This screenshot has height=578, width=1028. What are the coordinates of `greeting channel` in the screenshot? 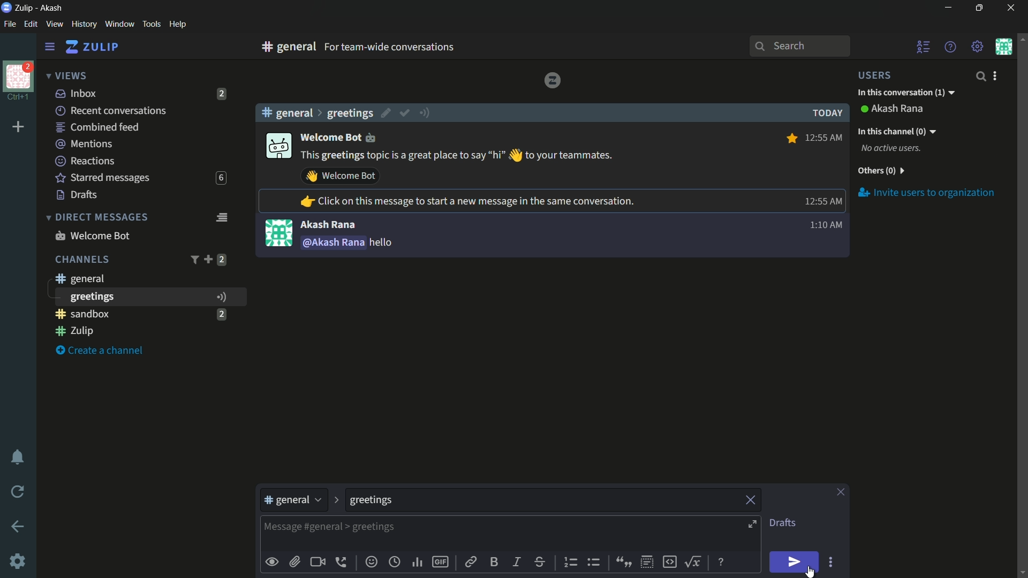 It's located at (149, 296).